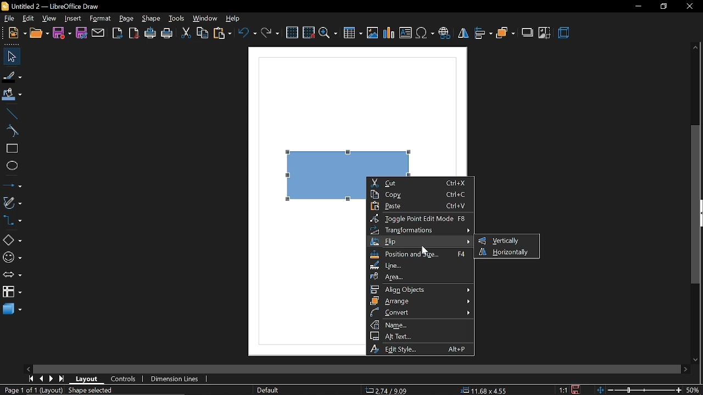 The height and width of the screenshot is (395, 703). What do you see at coordinates (82, 33) in the screenshot?
I see `save as` at bounding box center [82, 33].